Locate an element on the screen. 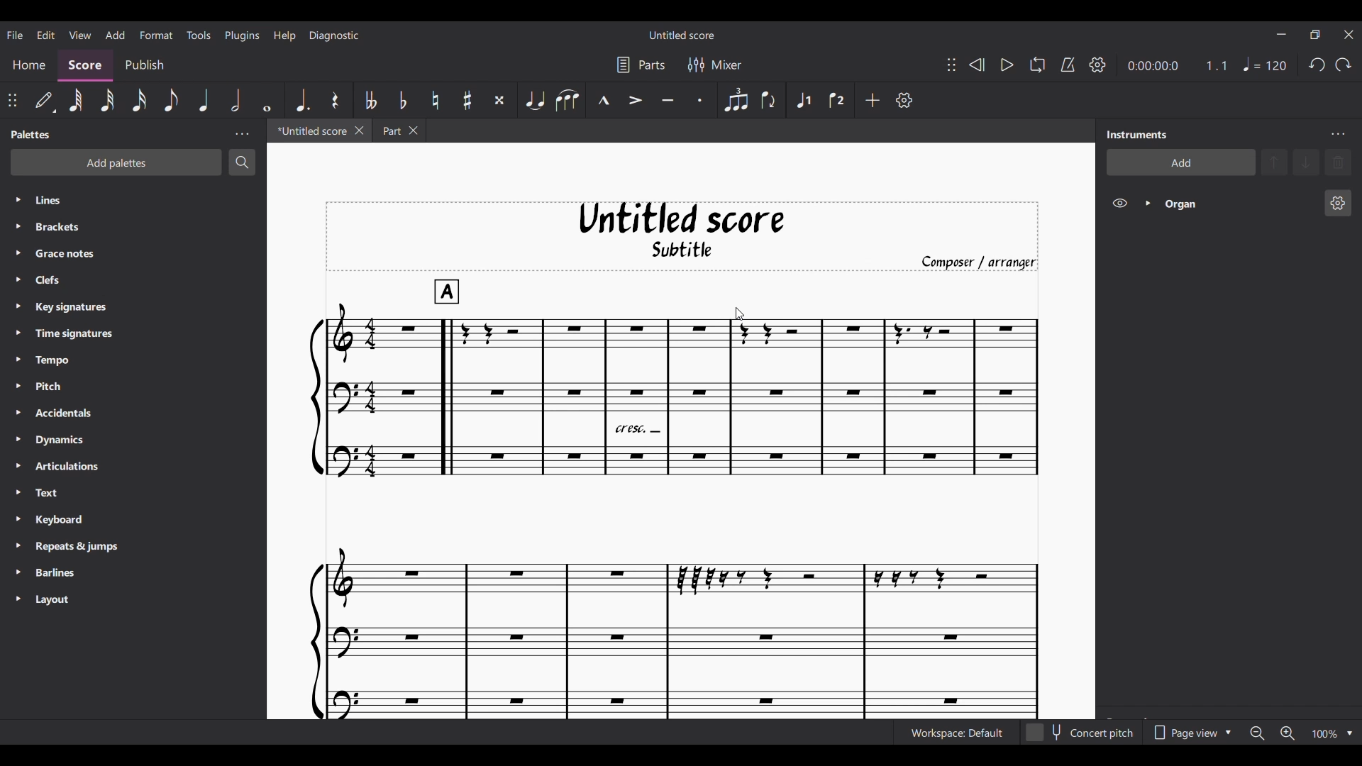 The image size is (1362, 766). Expand respective palette is located at coordinates (18, 399).